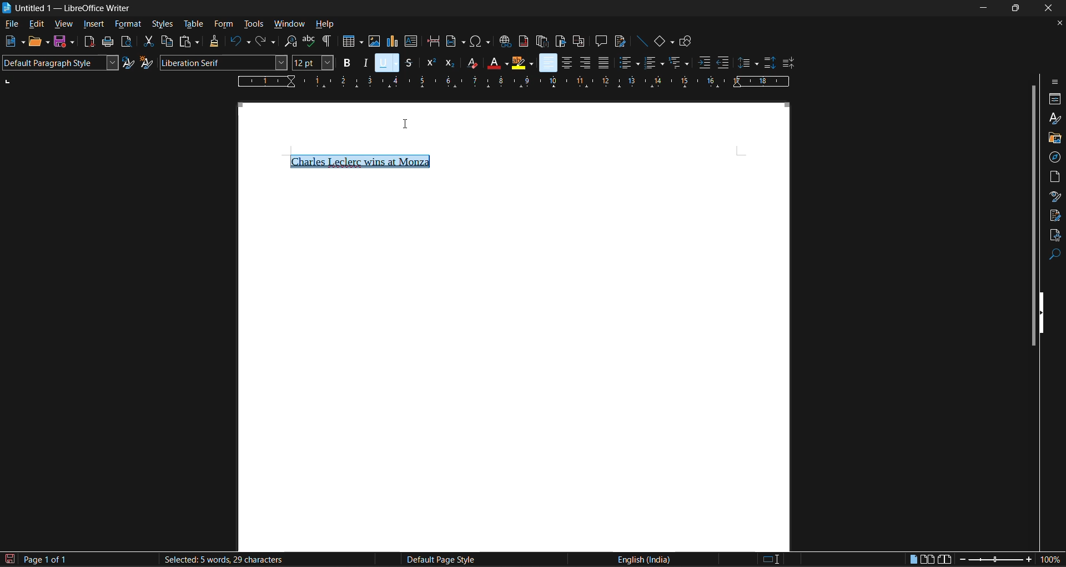 The width and height of the screenshot is (1066, 567). What do you see at coordinates (506, 43) in the screenshot?
I see `insert hyperlink` at bounding box center [506, 43].